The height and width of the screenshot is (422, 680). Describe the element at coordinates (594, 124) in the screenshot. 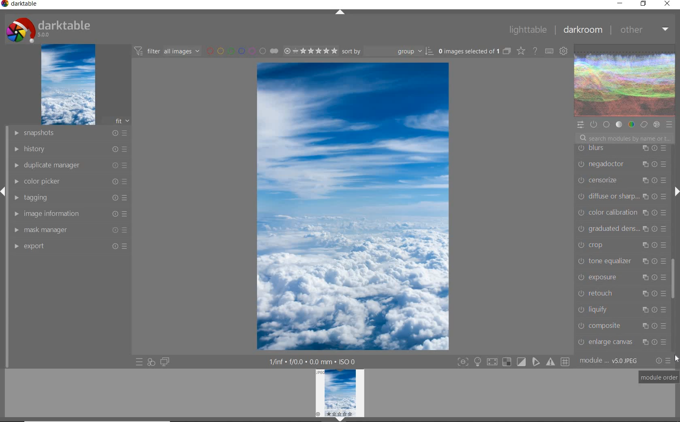

I see `SHOW ONLY ACTIVE MODULES` at that location.